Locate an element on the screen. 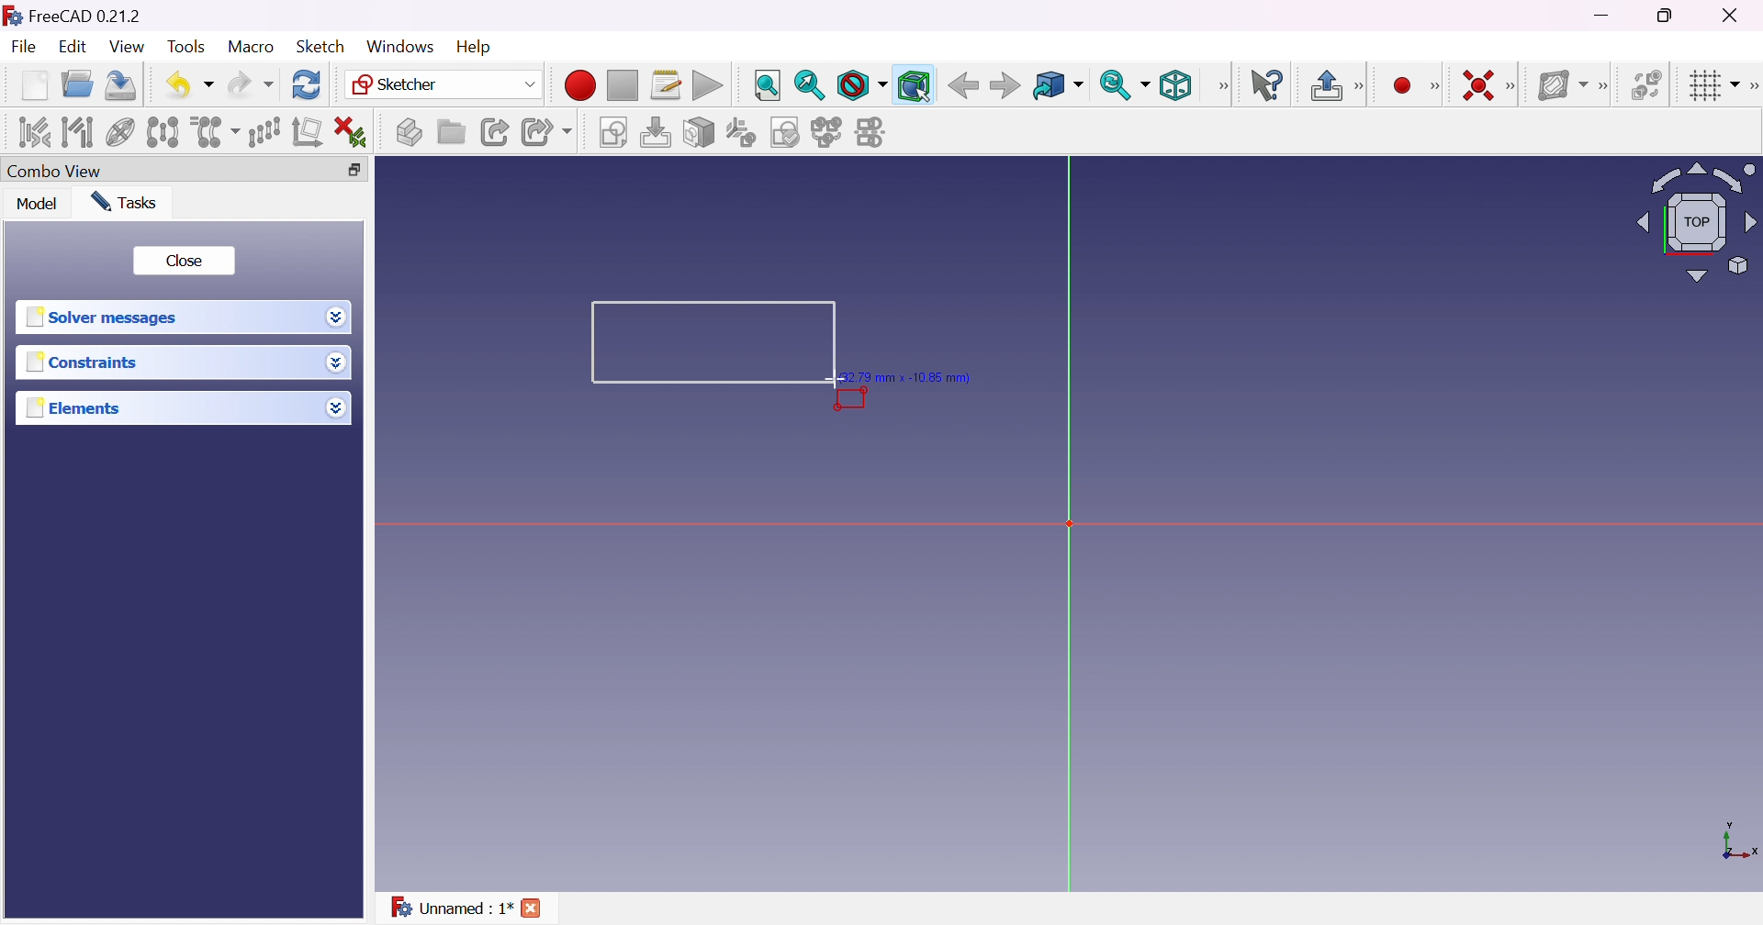 This screenshot has width=1763, height=925. Restore down is located at coordinates (1668, 16).